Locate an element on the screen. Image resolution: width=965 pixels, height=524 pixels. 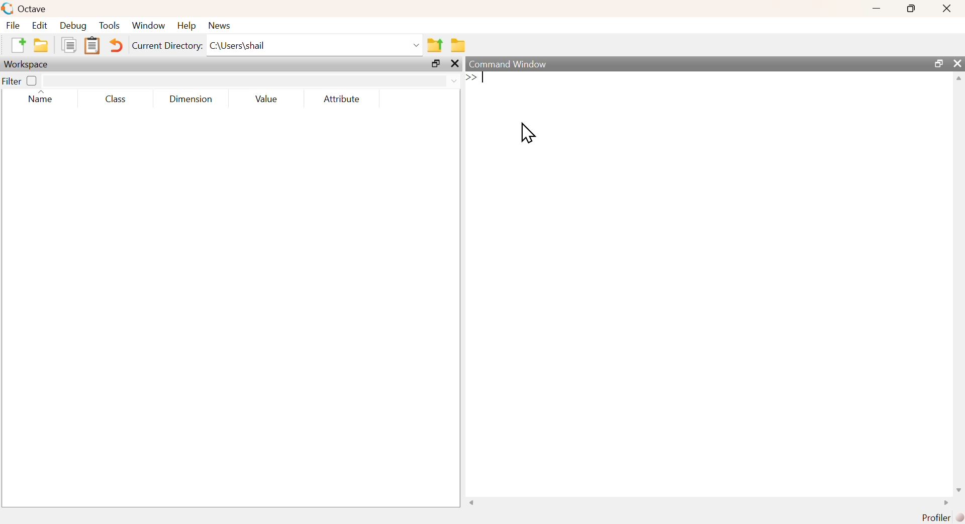
Dimension is located at coordinates (192, 100).